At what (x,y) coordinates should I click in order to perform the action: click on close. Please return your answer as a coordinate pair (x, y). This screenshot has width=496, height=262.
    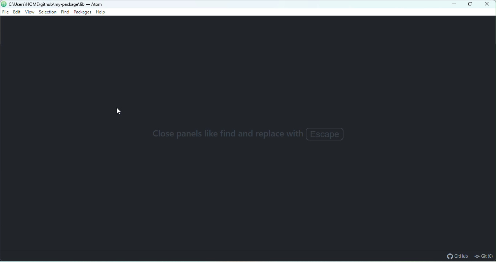
    Looking at the image, I should click on (487, 4).